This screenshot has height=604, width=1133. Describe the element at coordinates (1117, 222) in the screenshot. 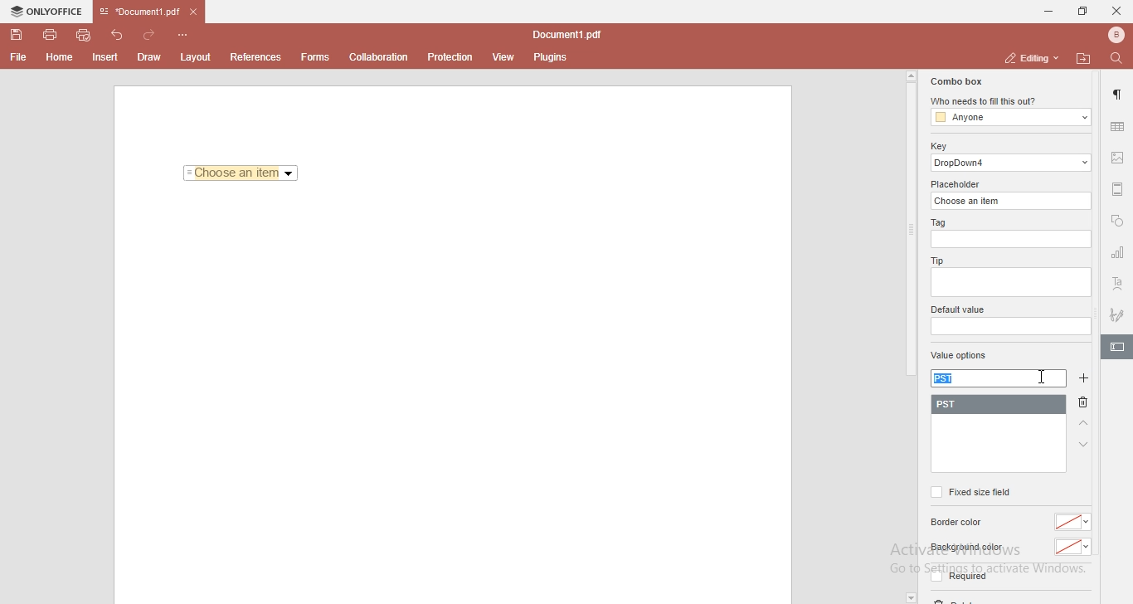

I see `shapes` at that location.